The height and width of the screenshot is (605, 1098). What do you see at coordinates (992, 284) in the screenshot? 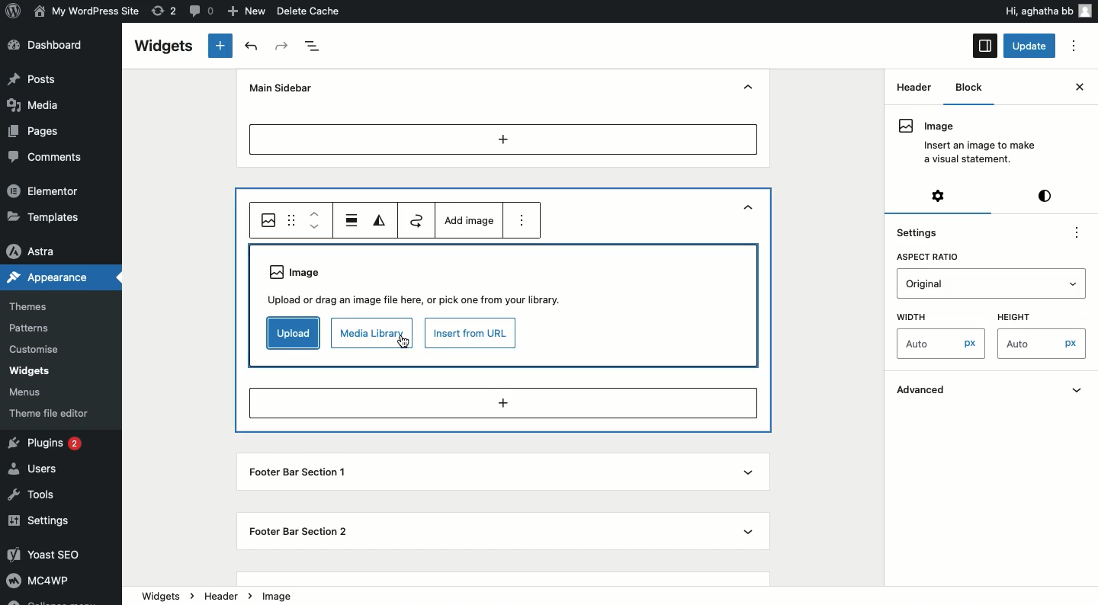
I see `Original` at bounding box center [992, 284].